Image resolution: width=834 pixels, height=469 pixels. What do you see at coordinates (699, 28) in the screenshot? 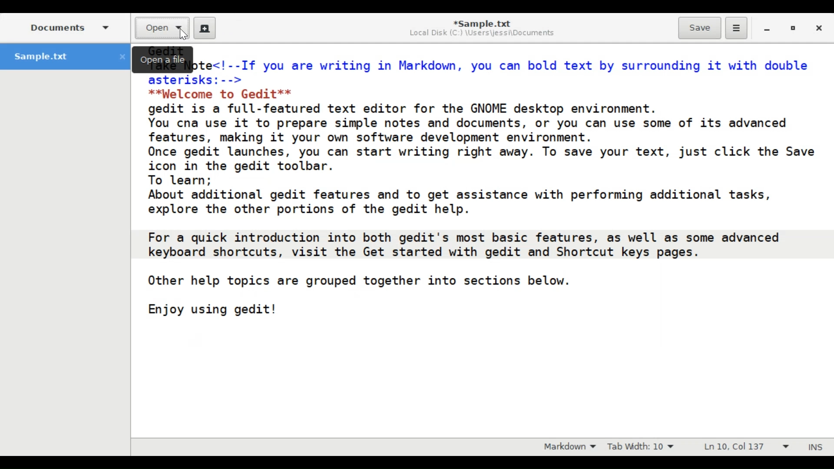
I see `Save` at bounding box center [699, 28].